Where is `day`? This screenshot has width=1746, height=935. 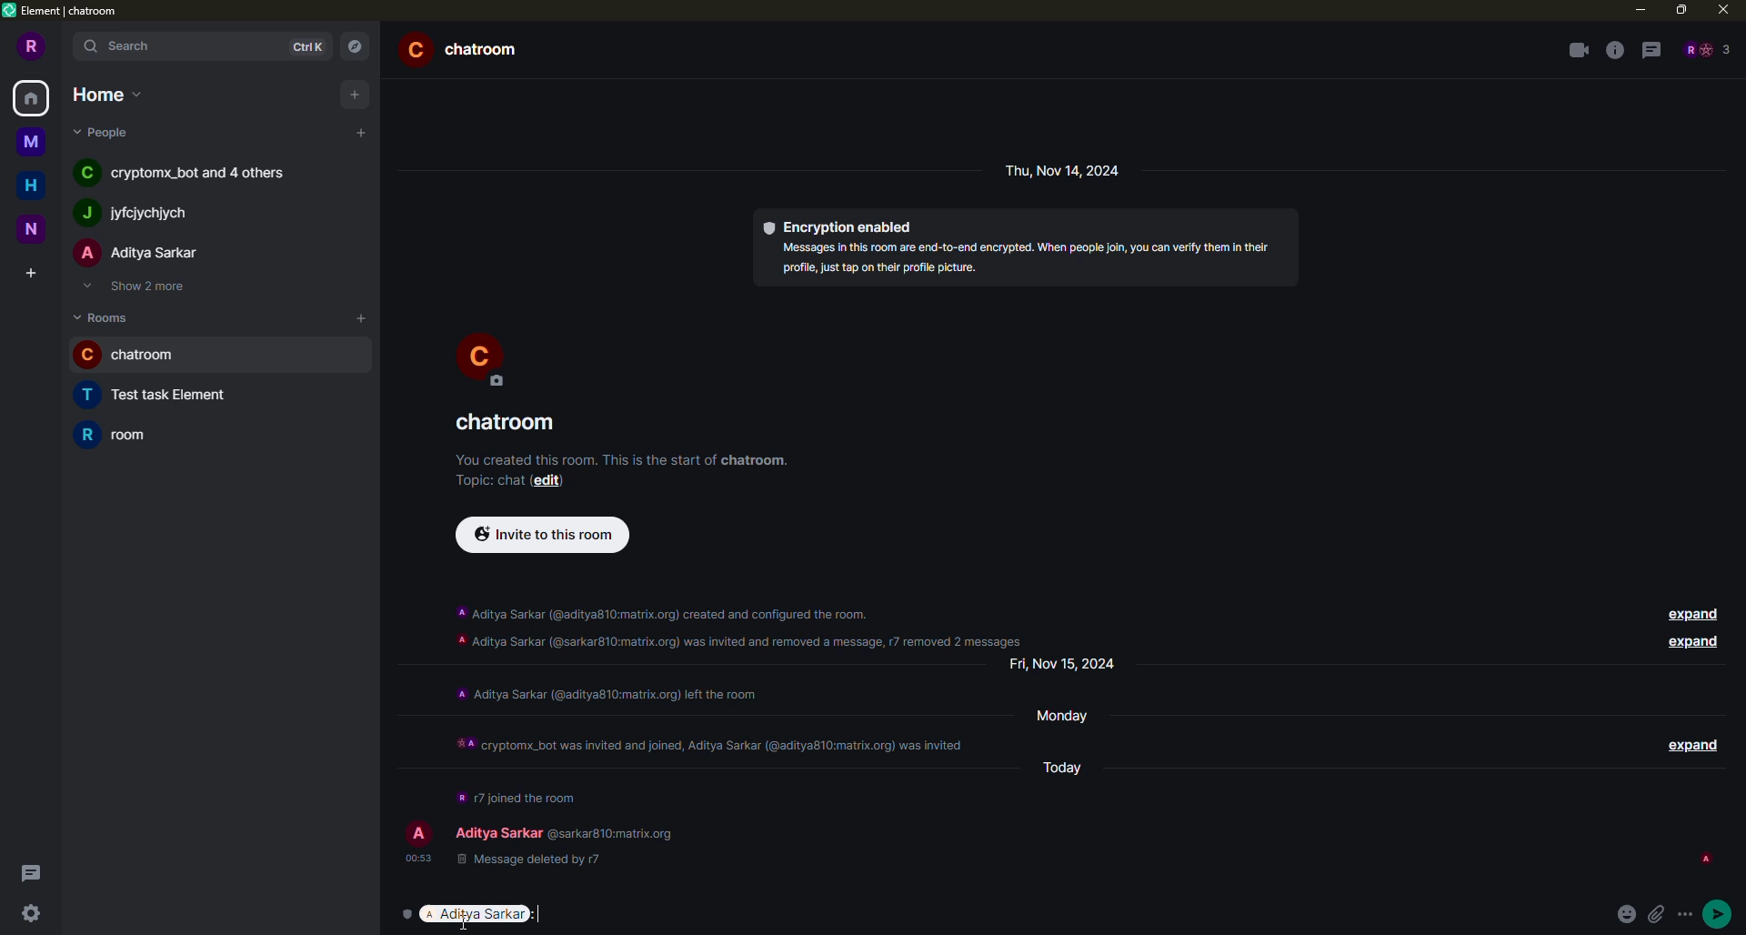 day is located at coordinates (1072, 765).